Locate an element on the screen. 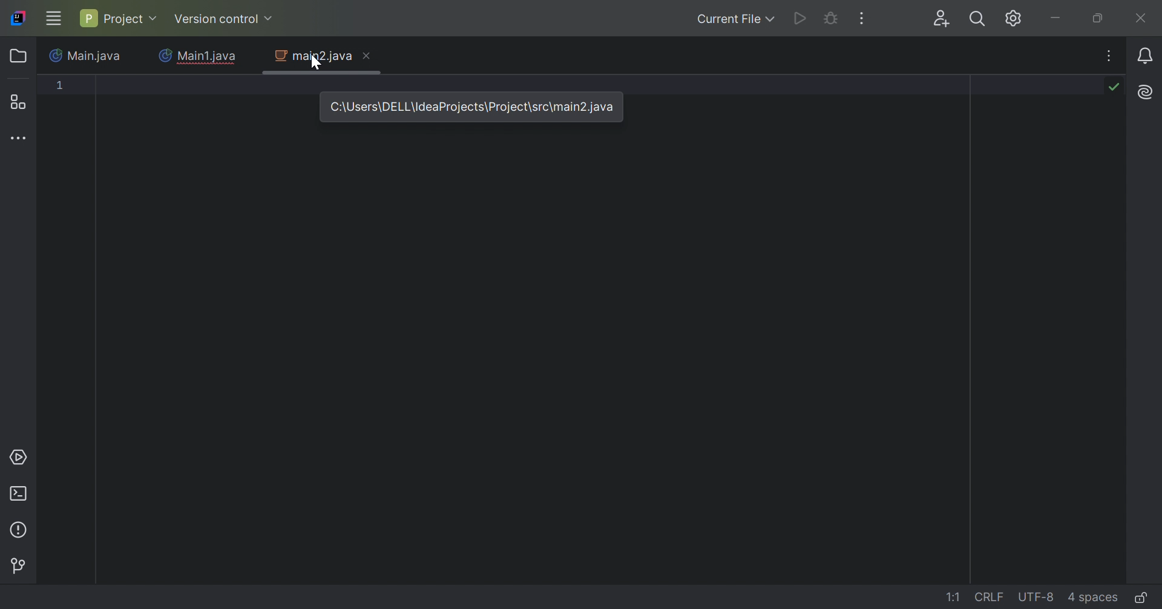 This screenshot has height=609, width=1162. IntelliJ IDEA icon is located at coordinates (22, 18).